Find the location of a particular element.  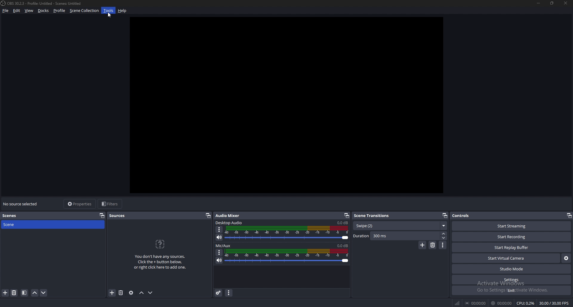

edit is located at coordinates (17, 10).